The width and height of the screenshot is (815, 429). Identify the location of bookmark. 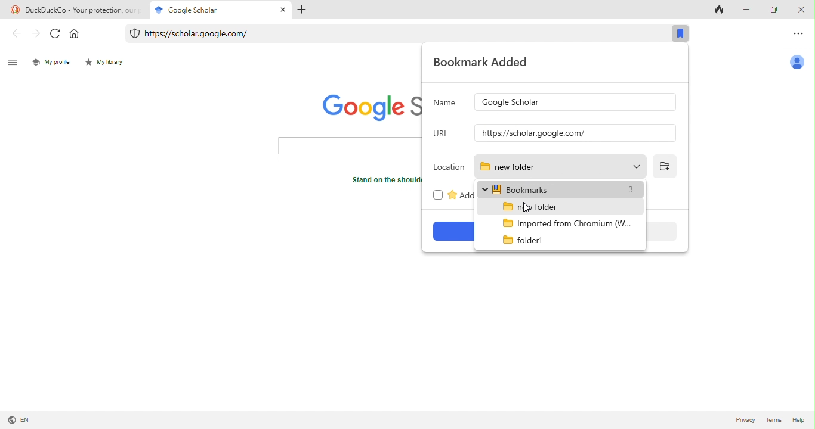
(680, 34).